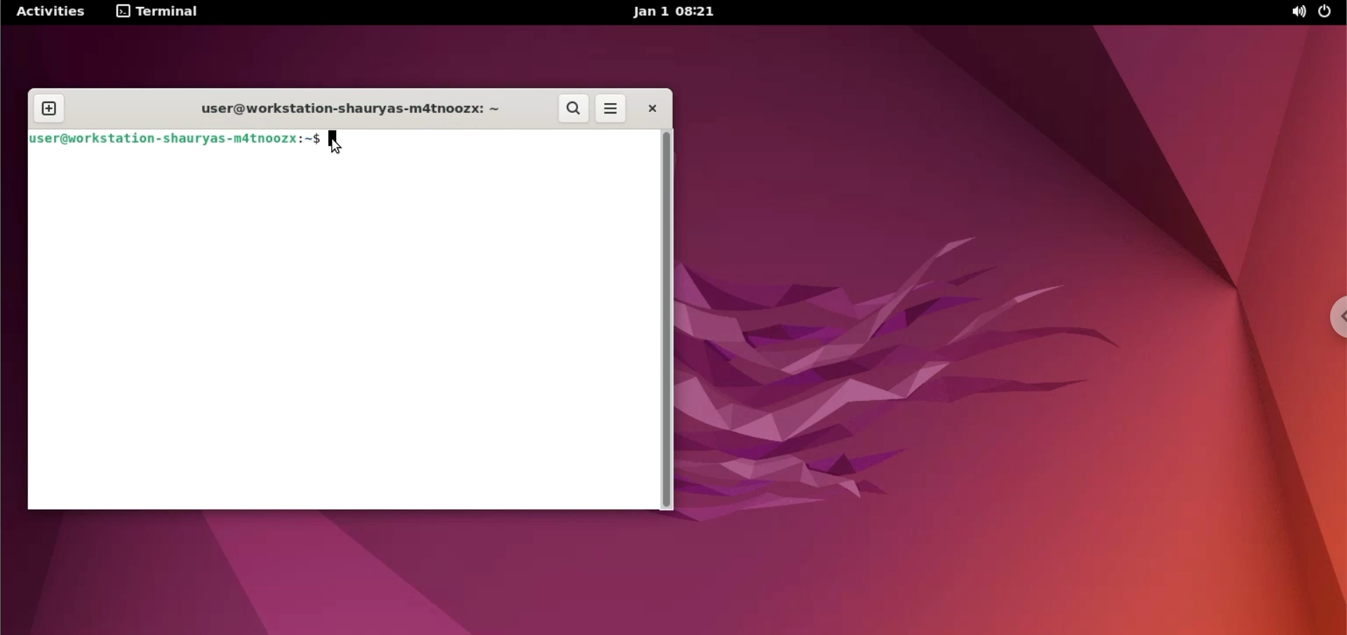  Describe the element at coordinates (1327, 315) in the screenshot. I see `chrome options` at that location.